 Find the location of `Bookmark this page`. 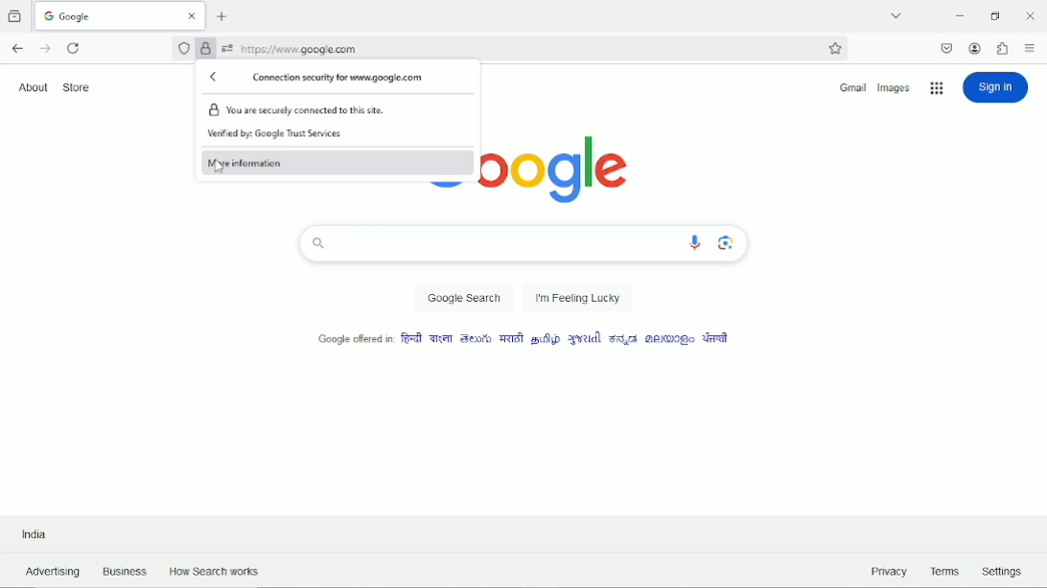

Bookmark this page is located at coordinates (835, 49).